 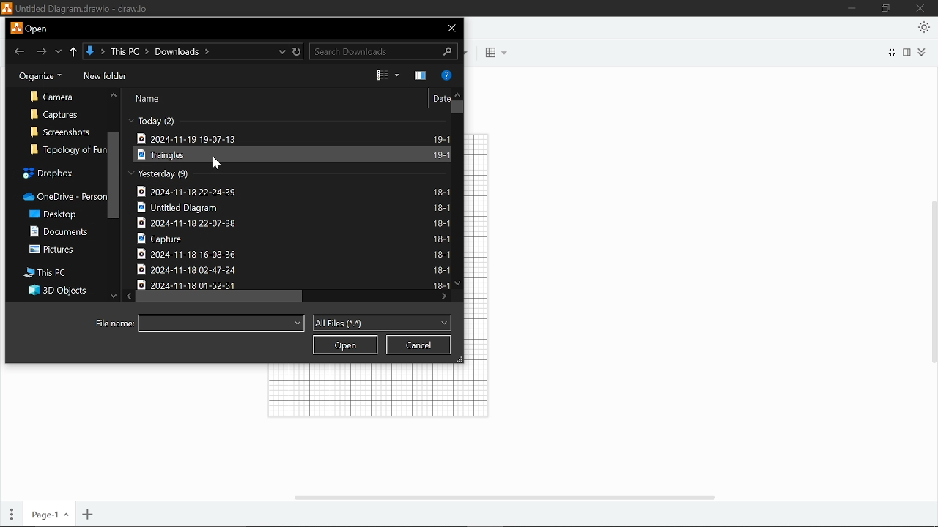 I want to click on format, so click(x=908, y=54).